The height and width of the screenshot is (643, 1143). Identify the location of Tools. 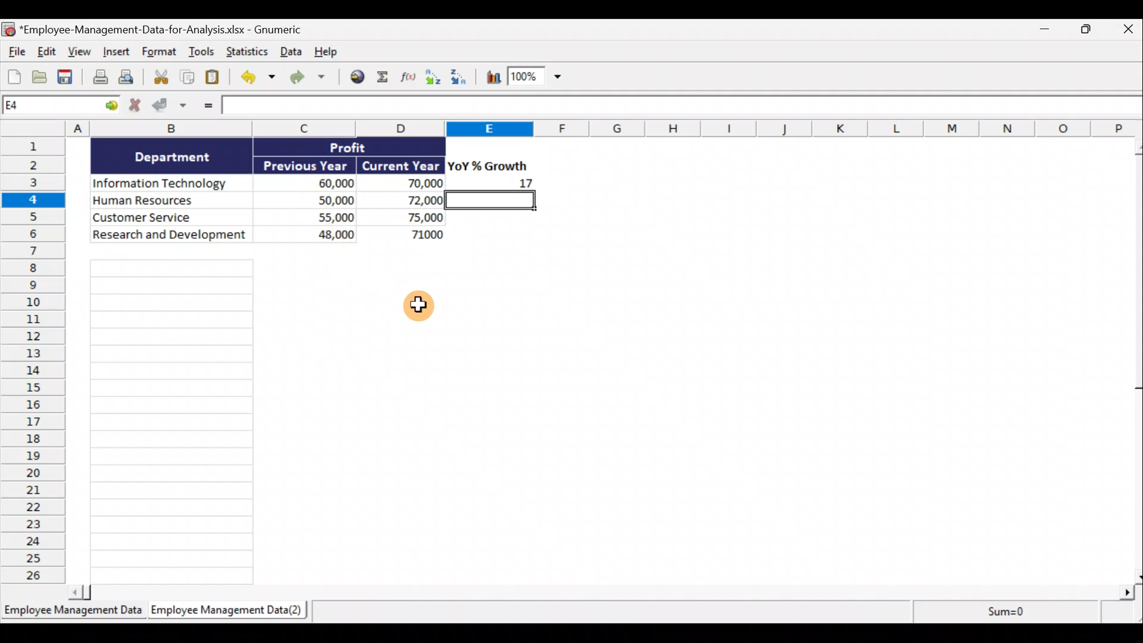
(203, 54).